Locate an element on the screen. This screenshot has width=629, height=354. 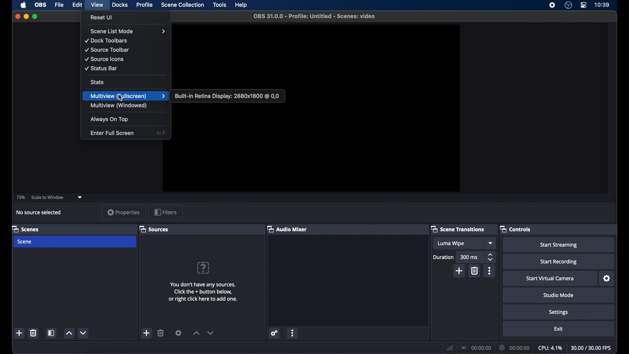
Built-in Retina Display: 2880x1800 @ 0,0 is located at coordinates (227, 95).